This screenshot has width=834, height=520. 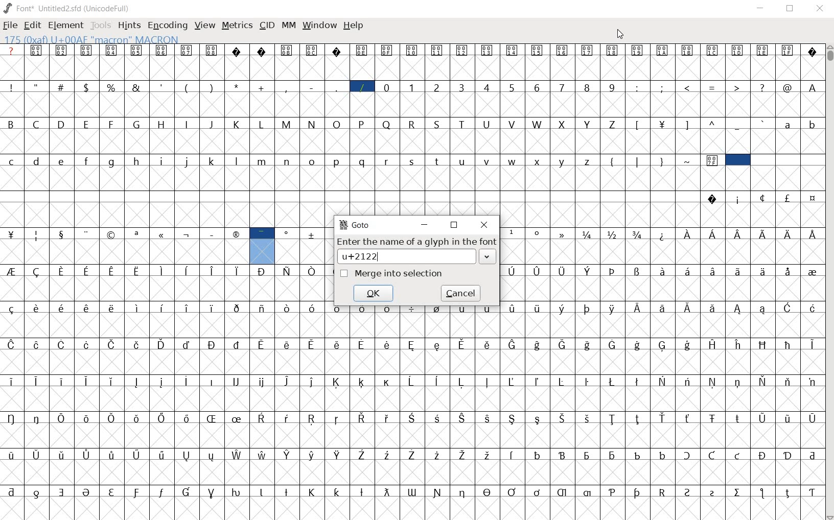 I want to click on close, so click(x=483, y=226).